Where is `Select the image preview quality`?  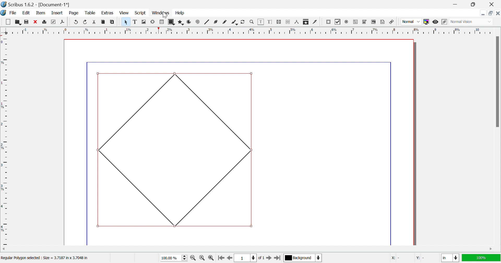
Select the image preview quality is located at coordinates (411, 22).